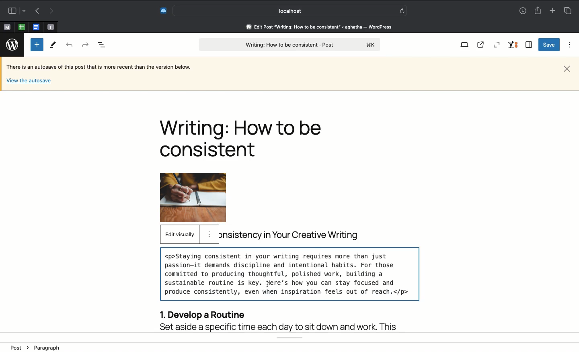 The height and width of the screenshot is (352, 579). Describe the element at coordinates (529, 45) in the screenshot. I see `Sidebar` at that location.